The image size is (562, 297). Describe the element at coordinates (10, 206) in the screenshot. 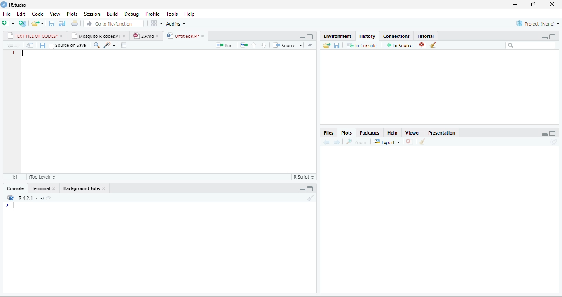

I see `>` at that location.